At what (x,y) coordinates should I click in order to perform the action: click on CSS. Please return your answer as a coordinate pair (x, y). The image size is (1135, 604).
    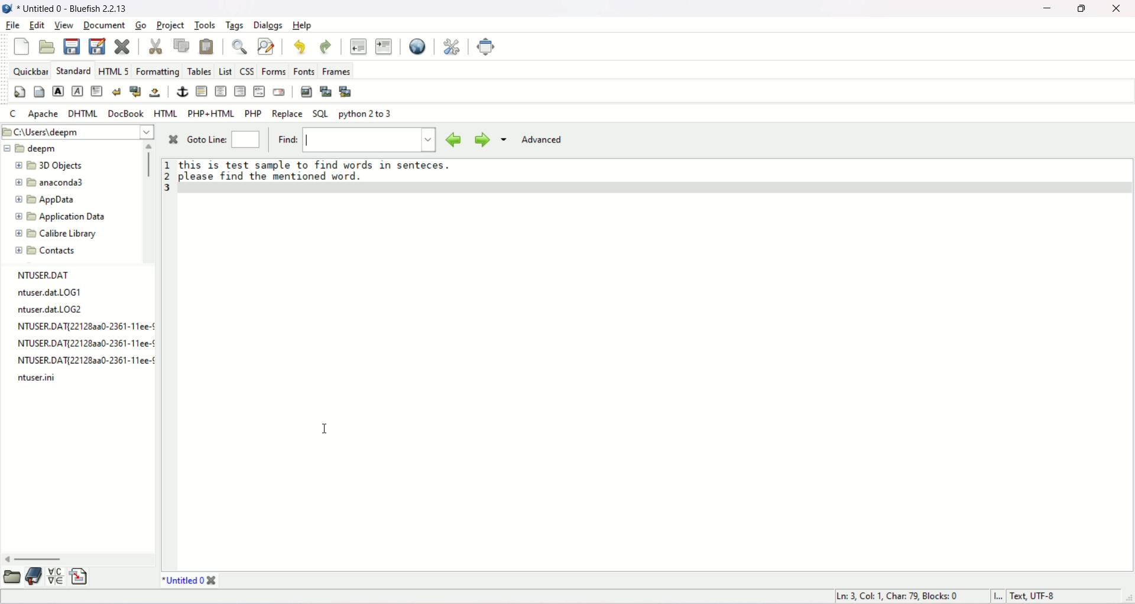
    Looking at the image, I should click on (247, 72).